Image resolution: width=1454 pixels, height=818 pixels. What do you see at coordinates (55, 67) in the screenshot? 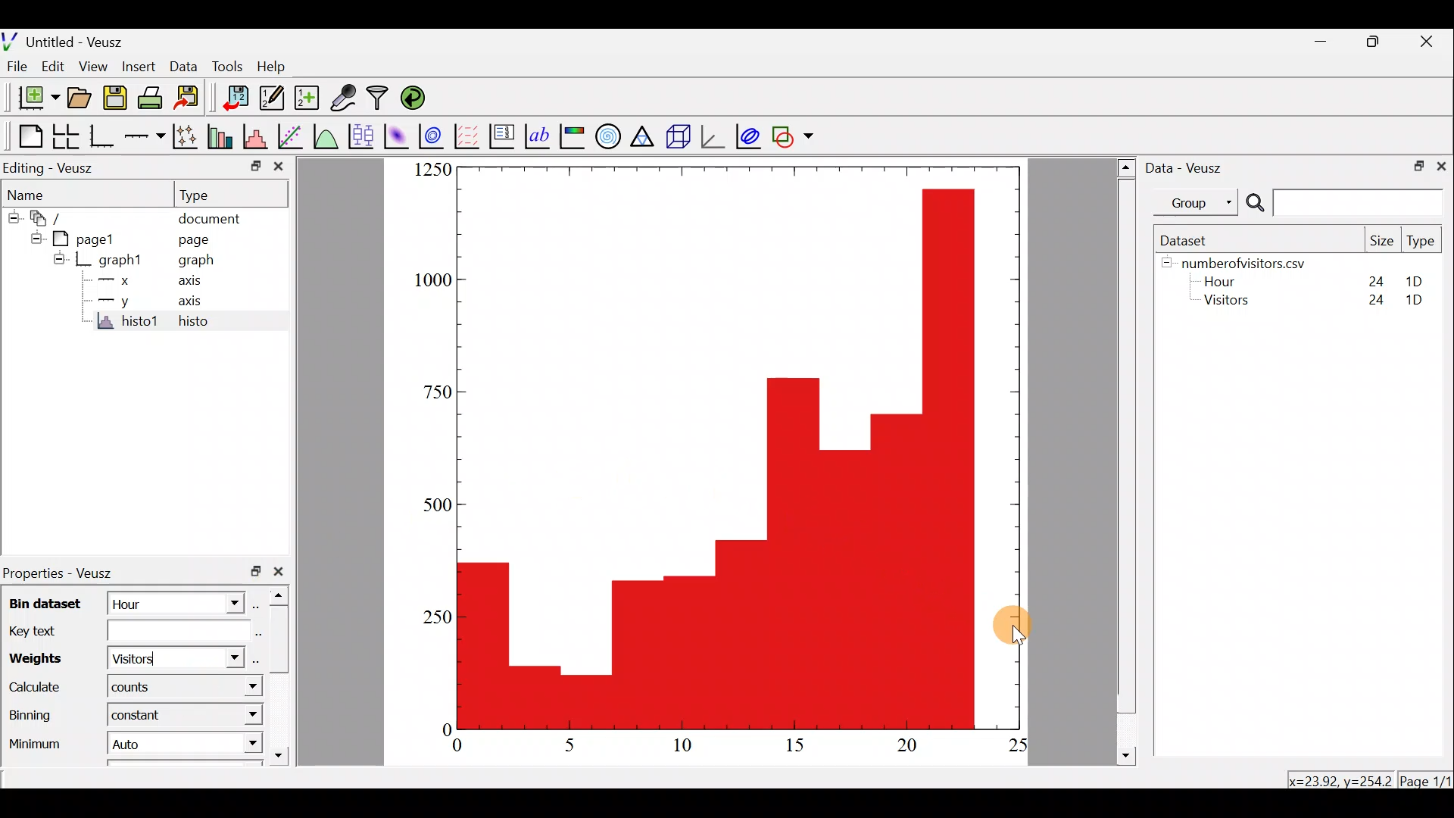
I see `Edit` at bounding box center [55, 67].